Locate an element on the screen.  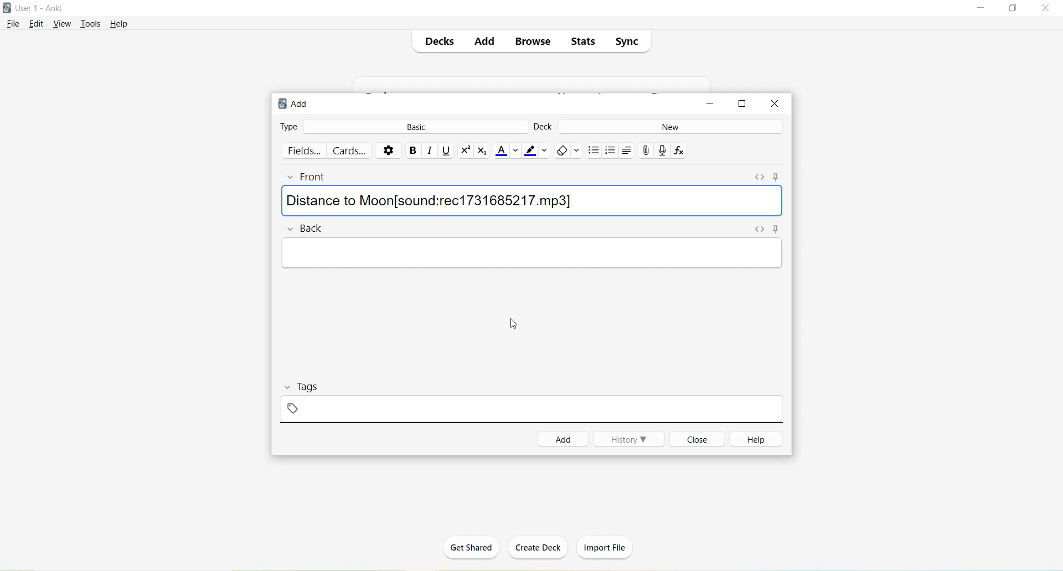
Deck is located at coordinates (544, 128).